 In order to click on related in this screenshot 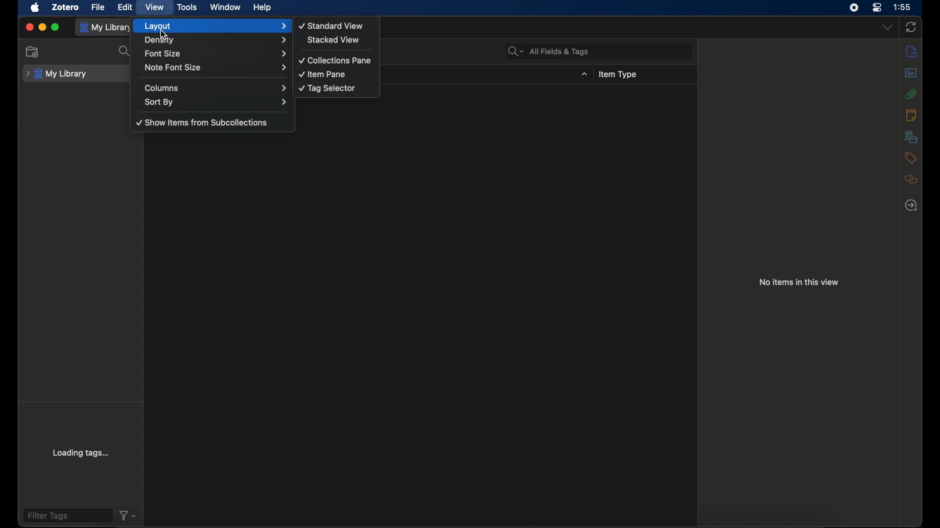, I will do `click(911, 179)`.